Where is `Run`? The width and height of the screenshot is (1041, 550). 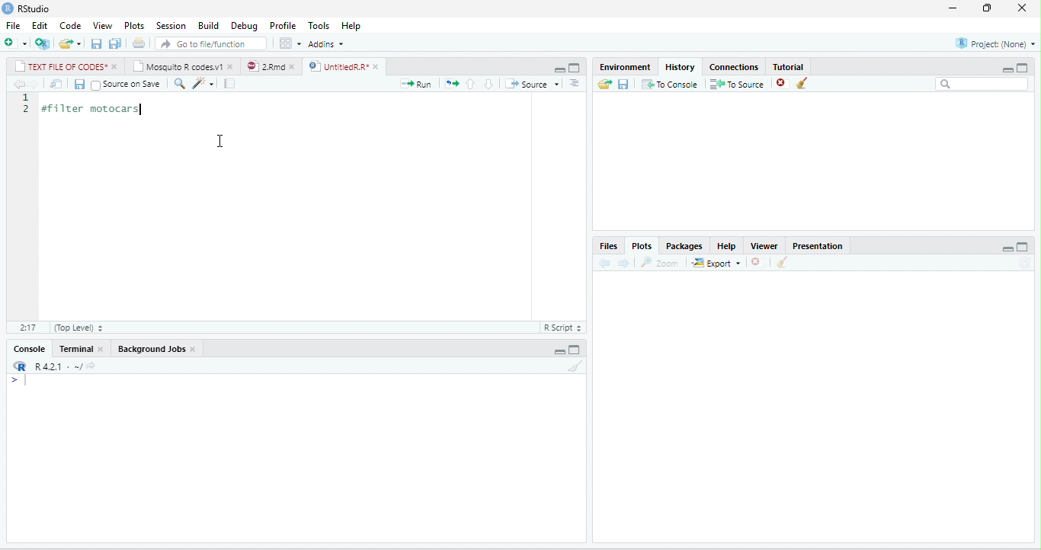
Run is located at coordinates (415, 84).